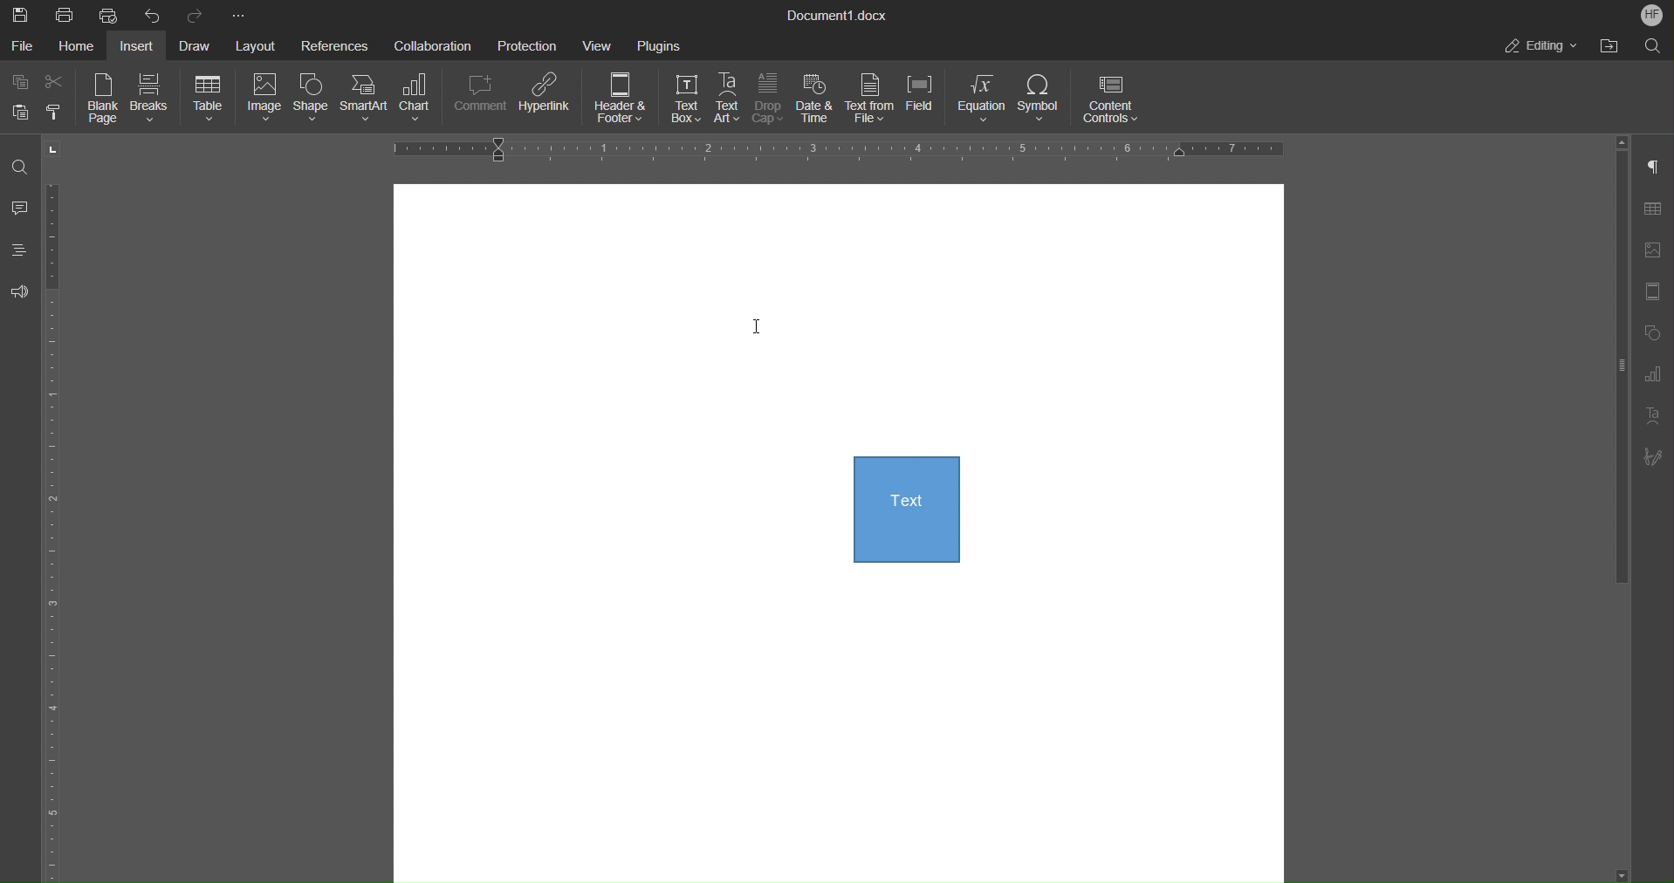 The image size is (1674, 883). Describe the element at coordinates (659, 44) in the screenshot. I see `Plugins` at that location.